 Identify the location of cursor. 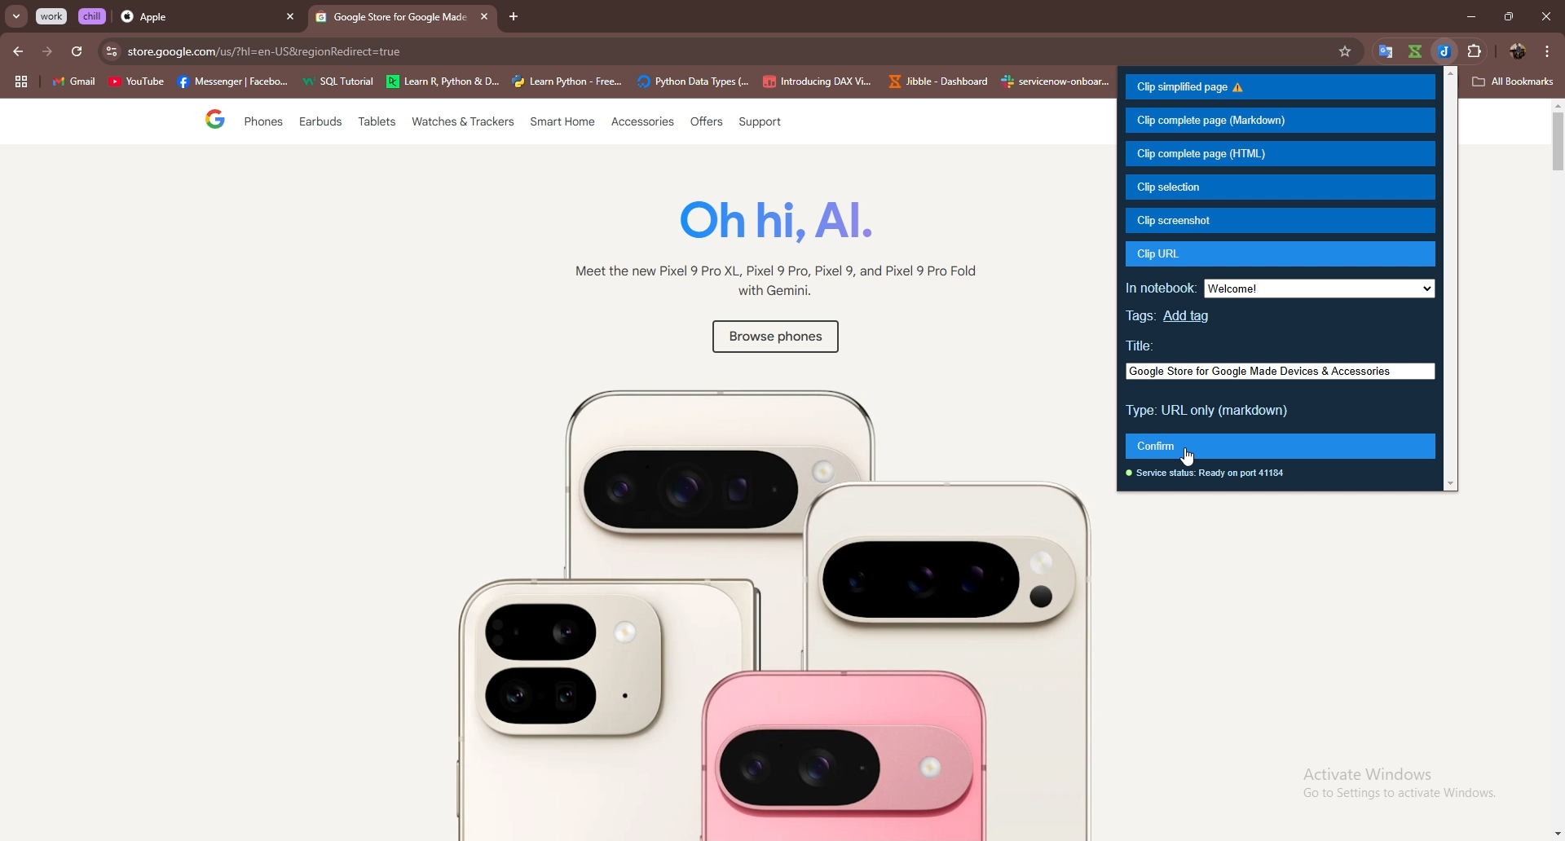
(1188, 457).